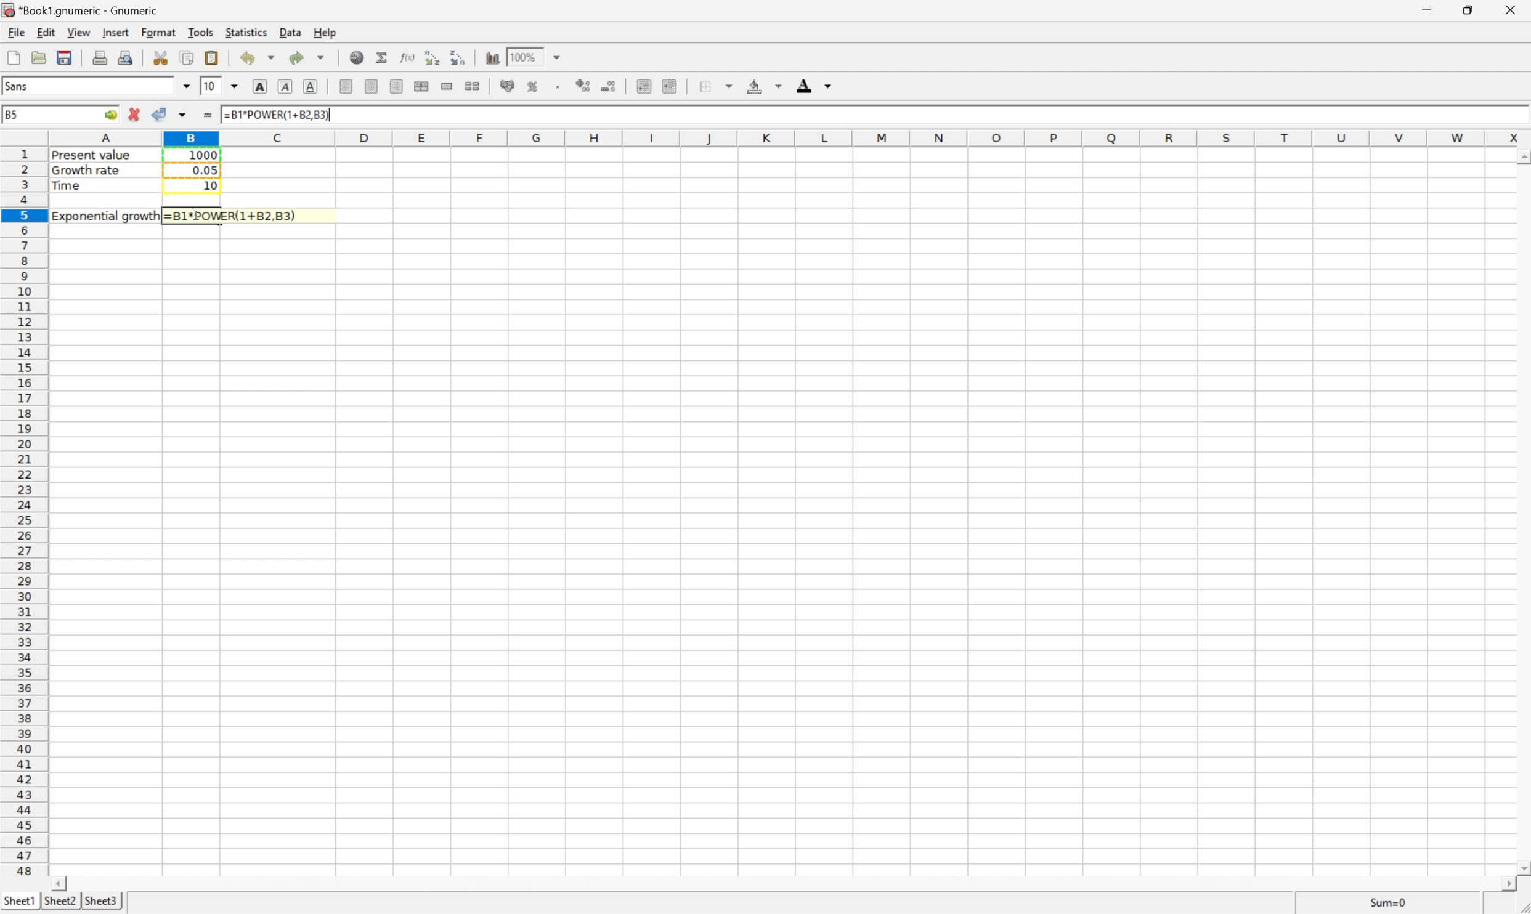 The height and width of the screenshot is (914, 1531). I want to click on Statistics, so click(245, 32).